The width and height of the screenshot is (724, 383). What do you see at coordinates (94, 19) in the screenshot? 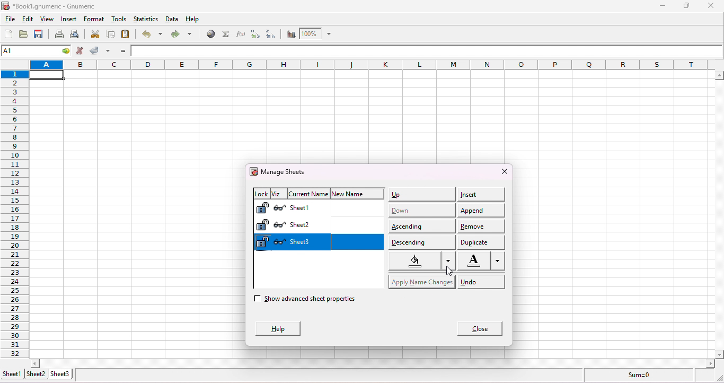
I see `format` at bounding box center [94, 19].